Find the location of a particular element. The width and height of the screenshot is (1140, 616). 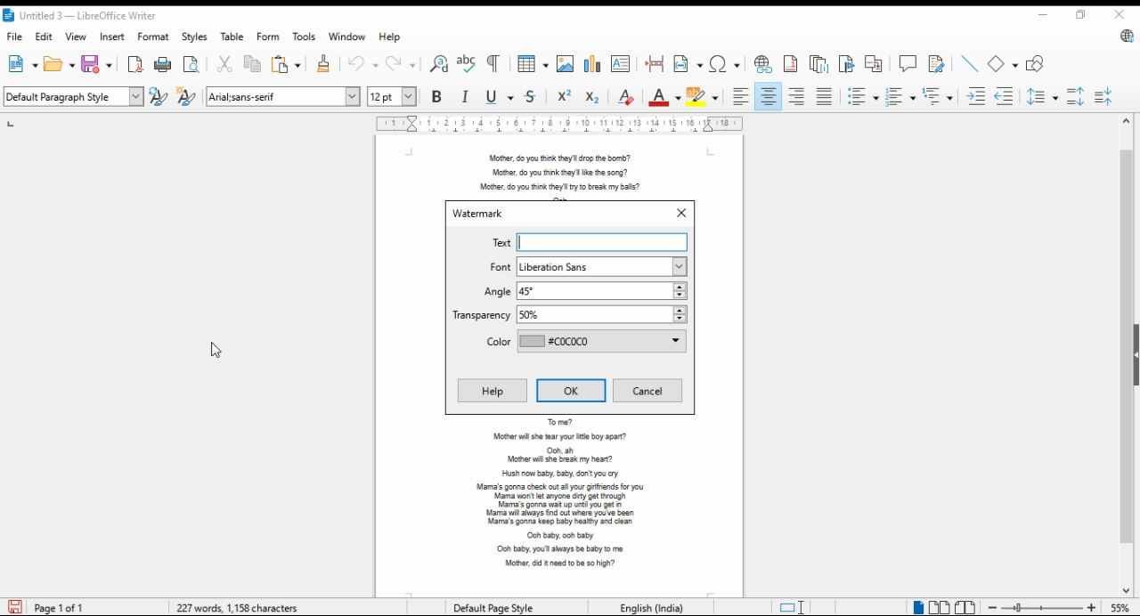

cut is located at coordinates (226, 63).